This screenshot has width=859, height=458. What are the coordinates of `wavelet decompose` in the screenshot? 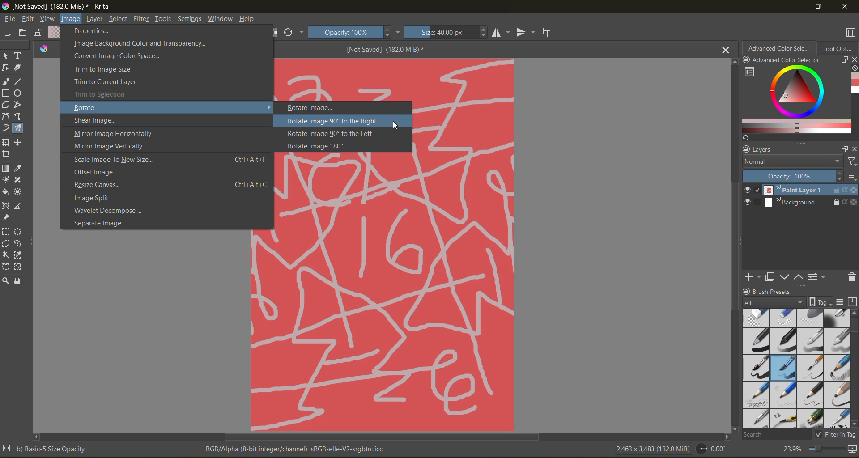 It's located at (115, 210).